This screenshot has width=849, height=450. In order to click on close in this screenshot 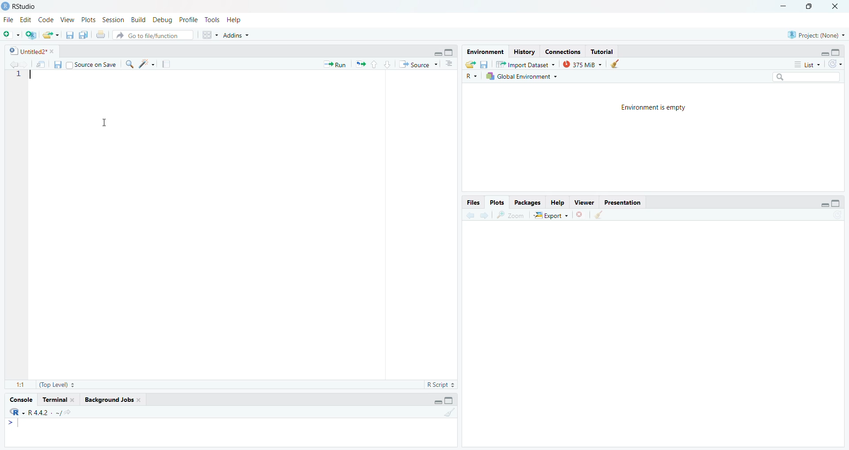, I will do `click(830, 7)`.